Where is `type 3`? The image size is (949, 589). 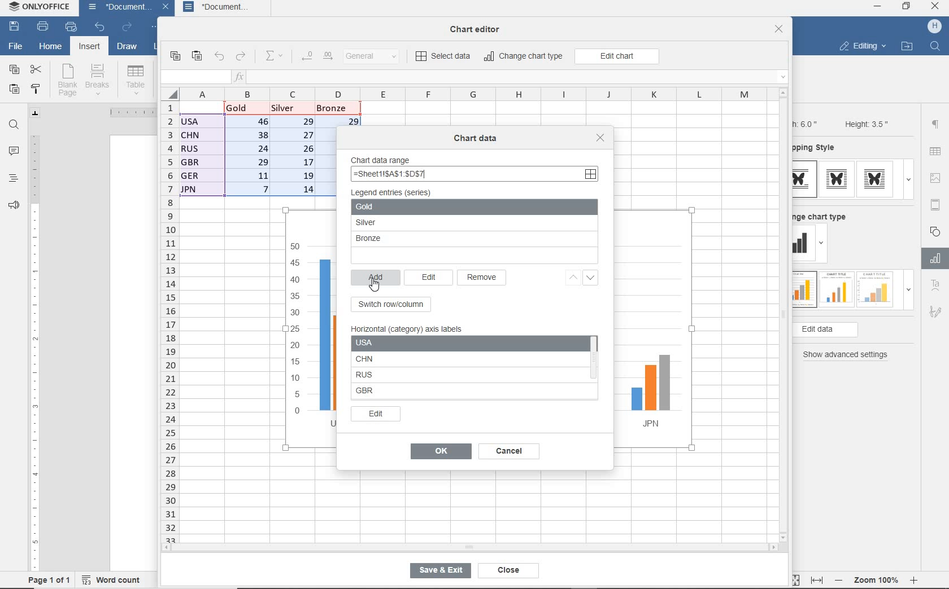 type 3 is located at coordinates (876, 288).